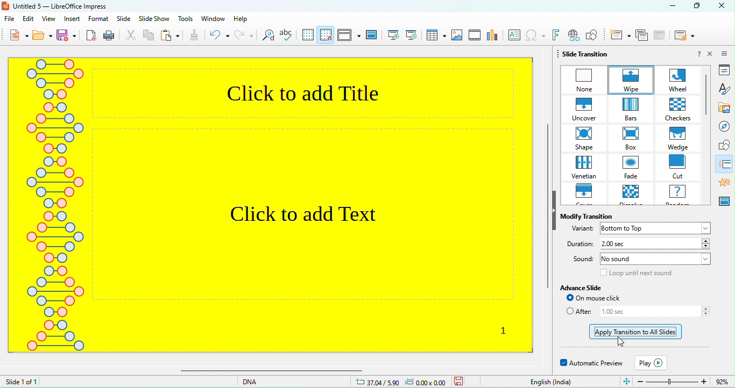 Image resolution: width=735 pixels, height=388 pixels. What do you see at coordinates (579, 244) in the screenshot?
I see `duration` at bounding box center [579, 244].